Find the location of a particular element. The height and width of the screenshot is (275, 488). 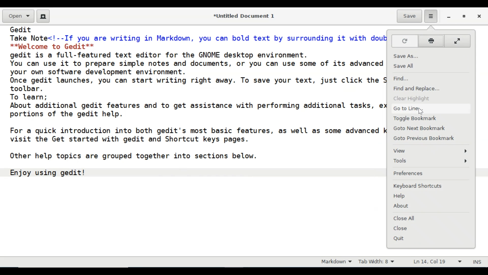

Line and Column prefernce is located at coordinates (438, 262).